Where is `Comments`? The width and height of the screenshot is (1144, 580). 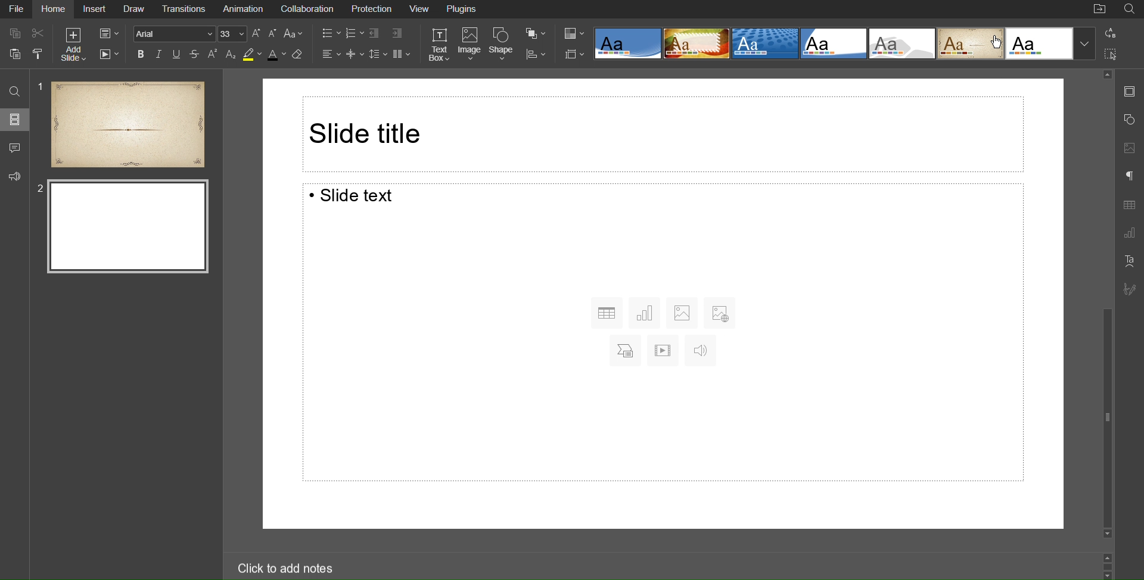 Comments is located at coordinates (14, 146).